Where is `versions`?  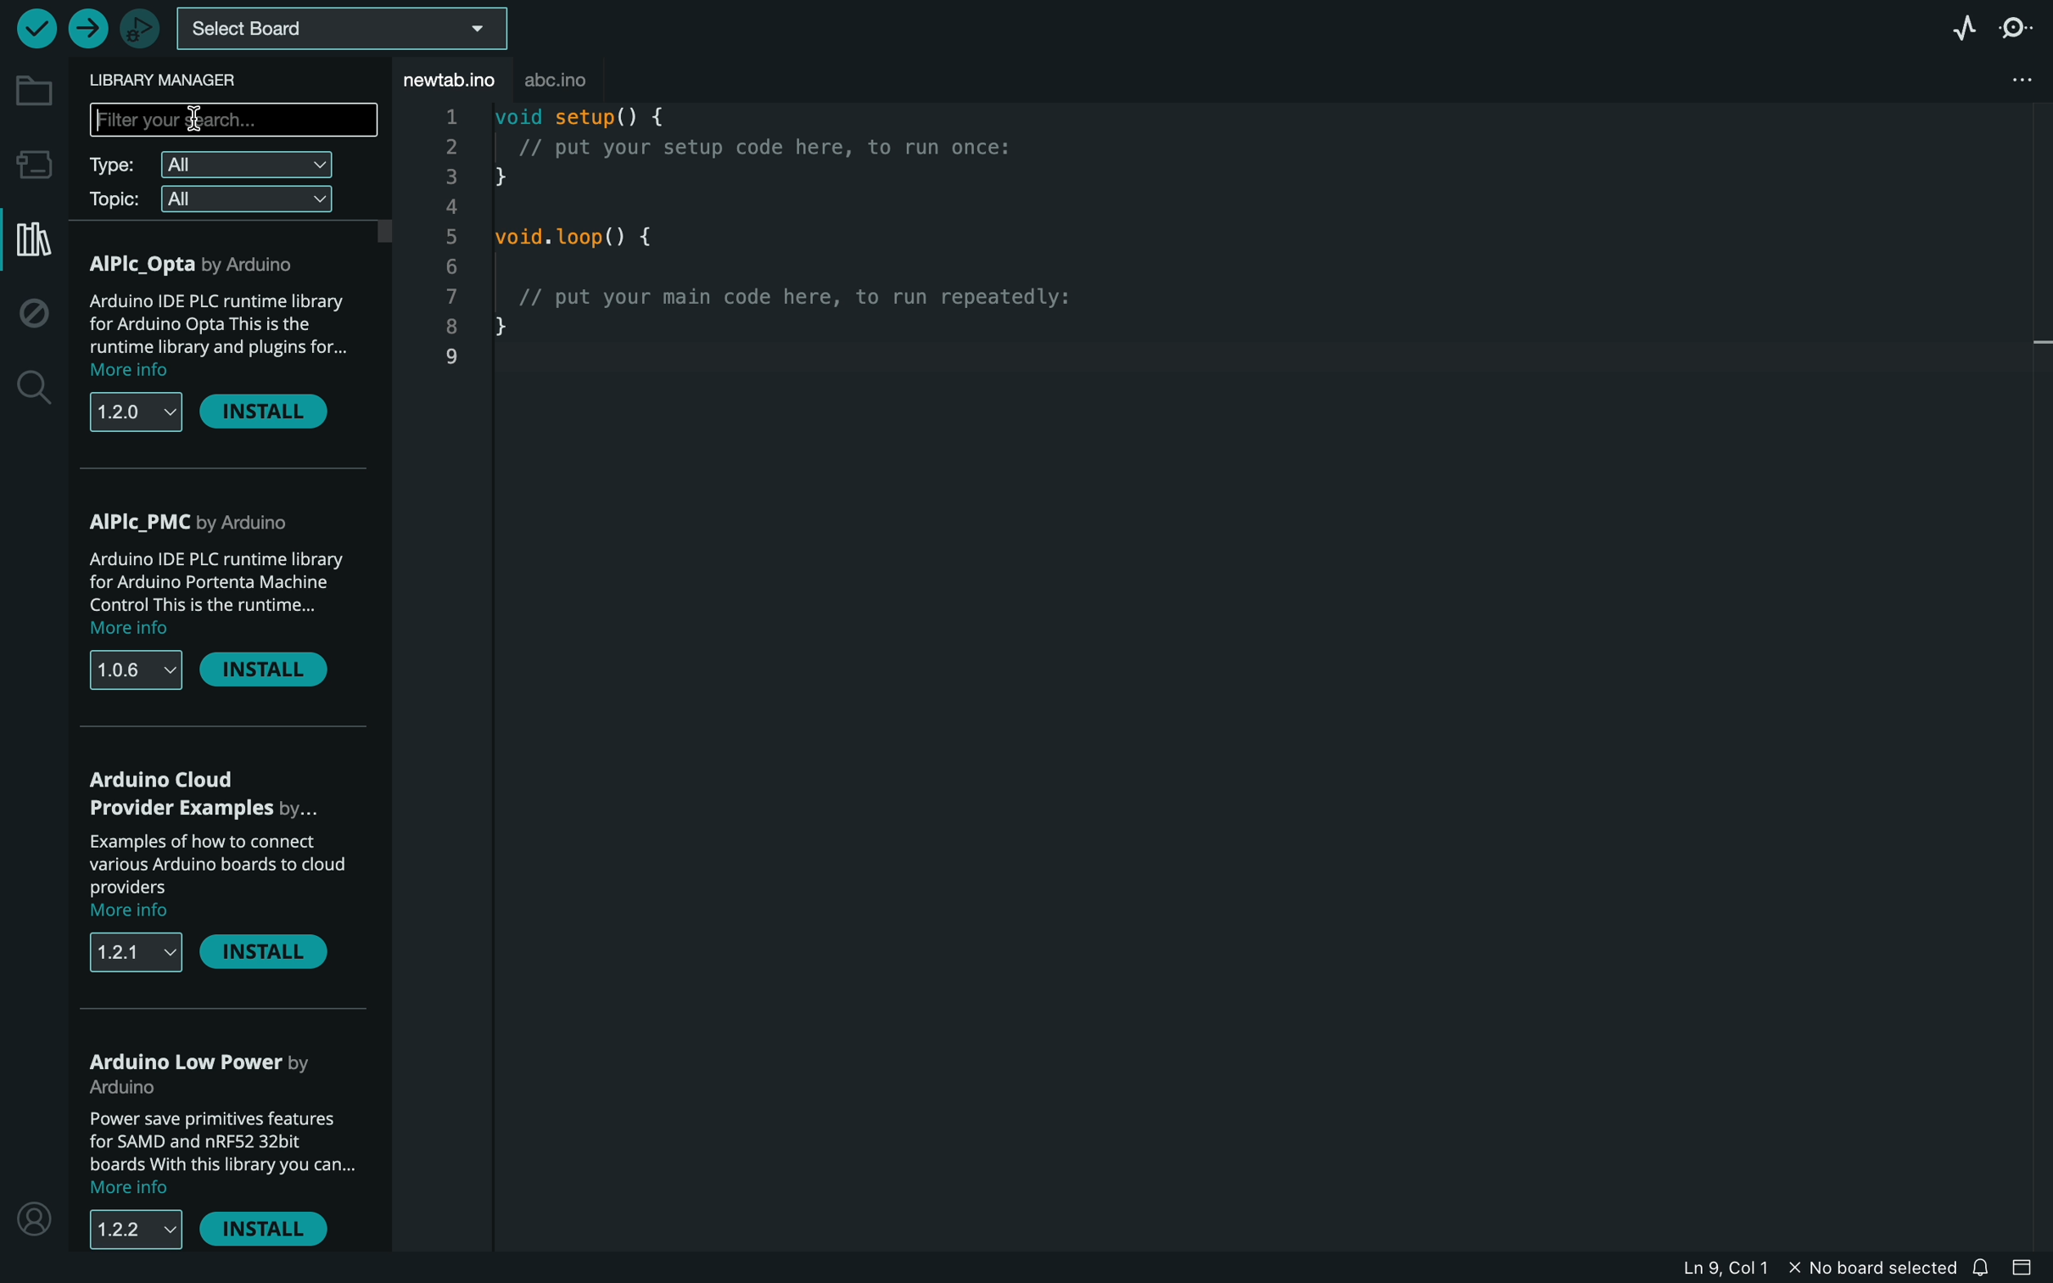 versions is located at coordinates (137, 1230).